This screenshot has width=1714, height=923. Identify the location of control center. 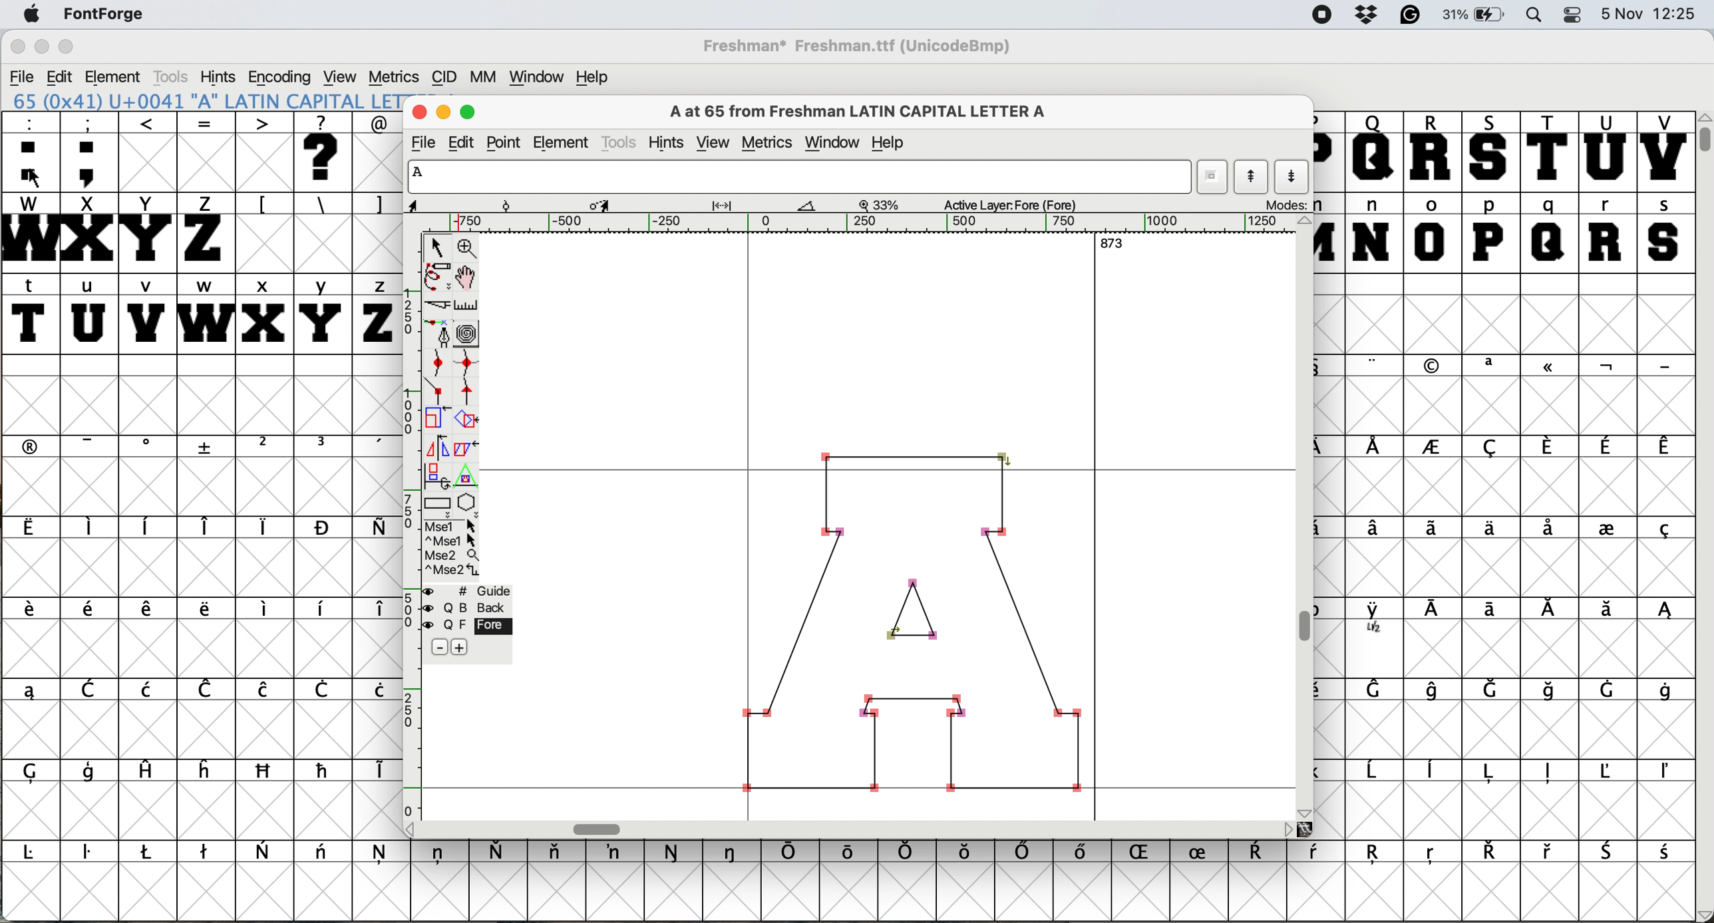
(1574, 16).